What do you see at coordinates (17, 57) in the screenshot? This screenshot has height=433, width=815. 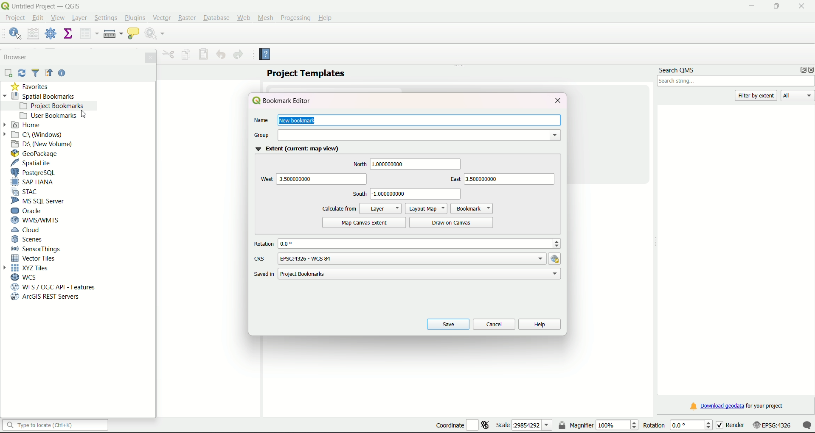 I see `Browser` at bounding box center [17, 57].